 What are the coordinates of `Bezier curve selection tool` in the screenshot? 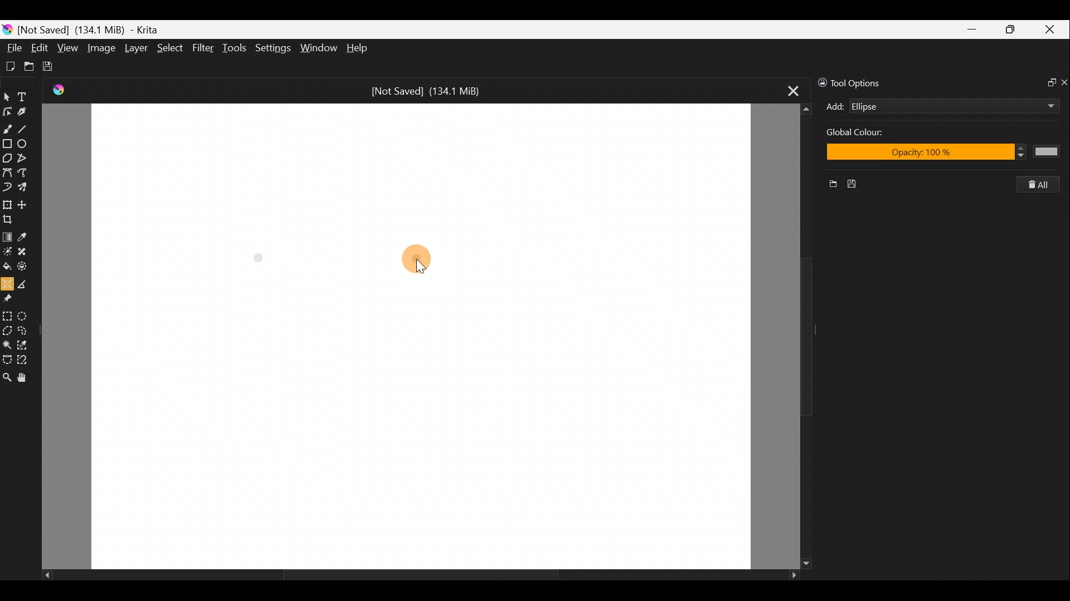 It's located at (7, 361).